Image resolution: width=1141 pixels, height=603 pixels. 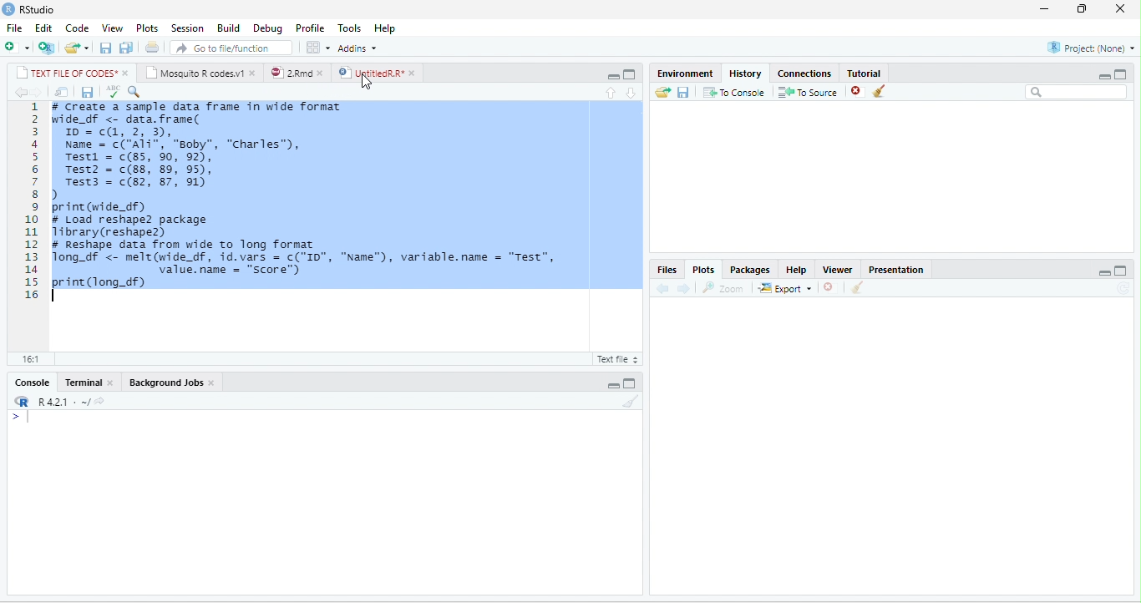 What do you see at coordinates (231, 48) in the screenshot?
I see `search file` at bounding box center [231, 48].